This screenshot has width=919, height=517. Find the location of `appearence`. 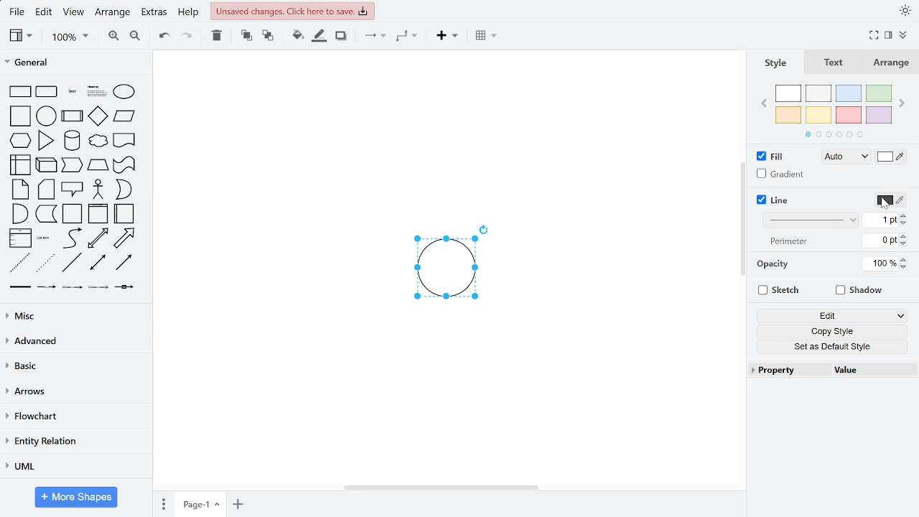

appearence is located at coordinates (903, 11).